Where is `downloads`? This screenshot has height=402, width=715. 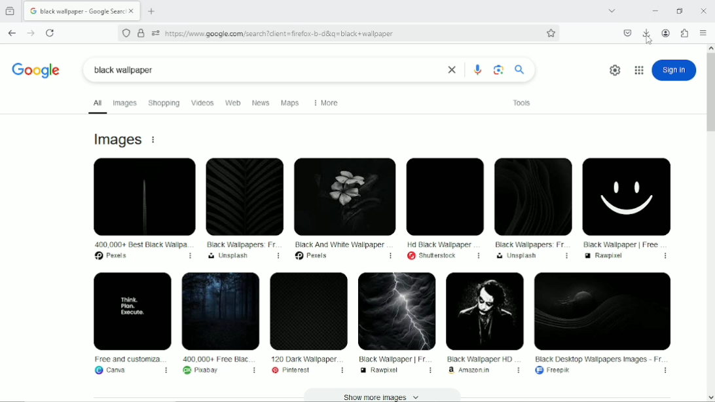
downloads is located at coordinates (648, 35).